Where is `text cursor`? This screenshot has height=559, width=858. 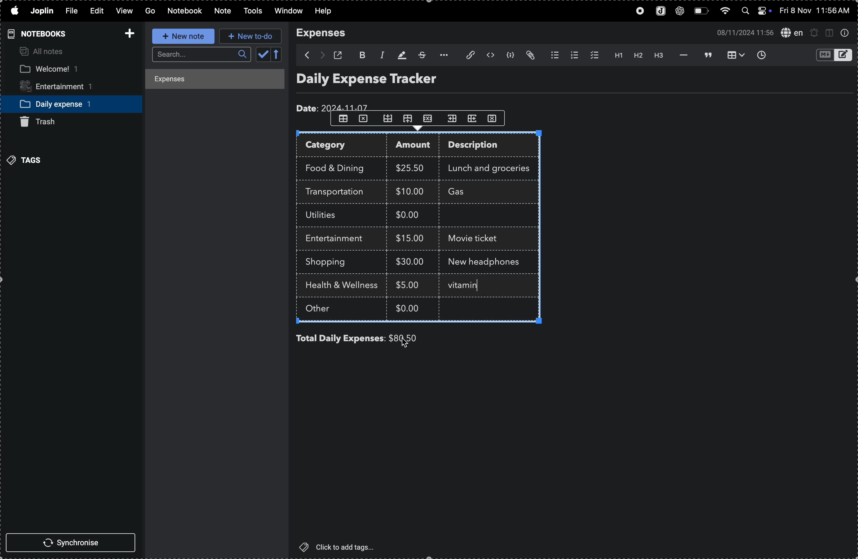
text cursor is located at coordinates (462, 286).